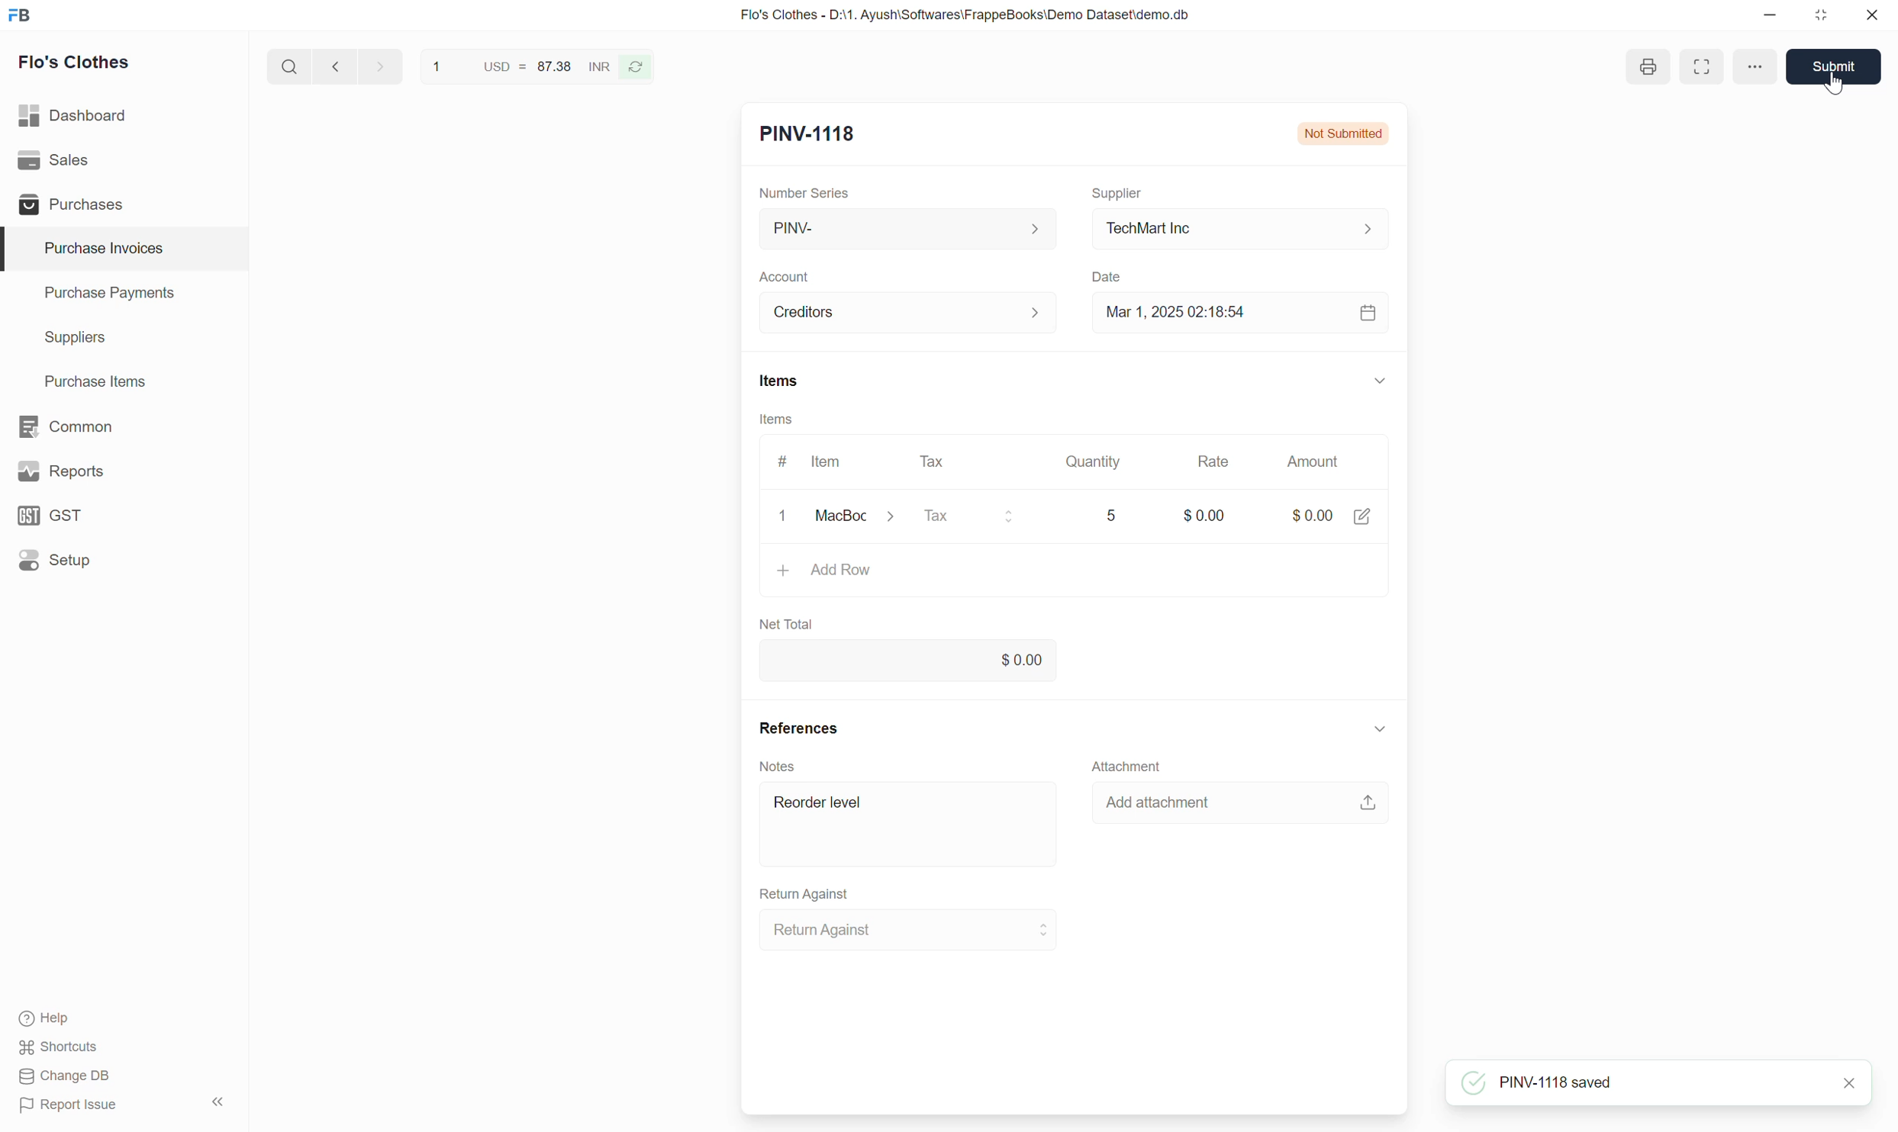  What do you see at coordinates (124, 382) in the screenshot?
I see `Purchase Items` at bounding box center [124, 382].